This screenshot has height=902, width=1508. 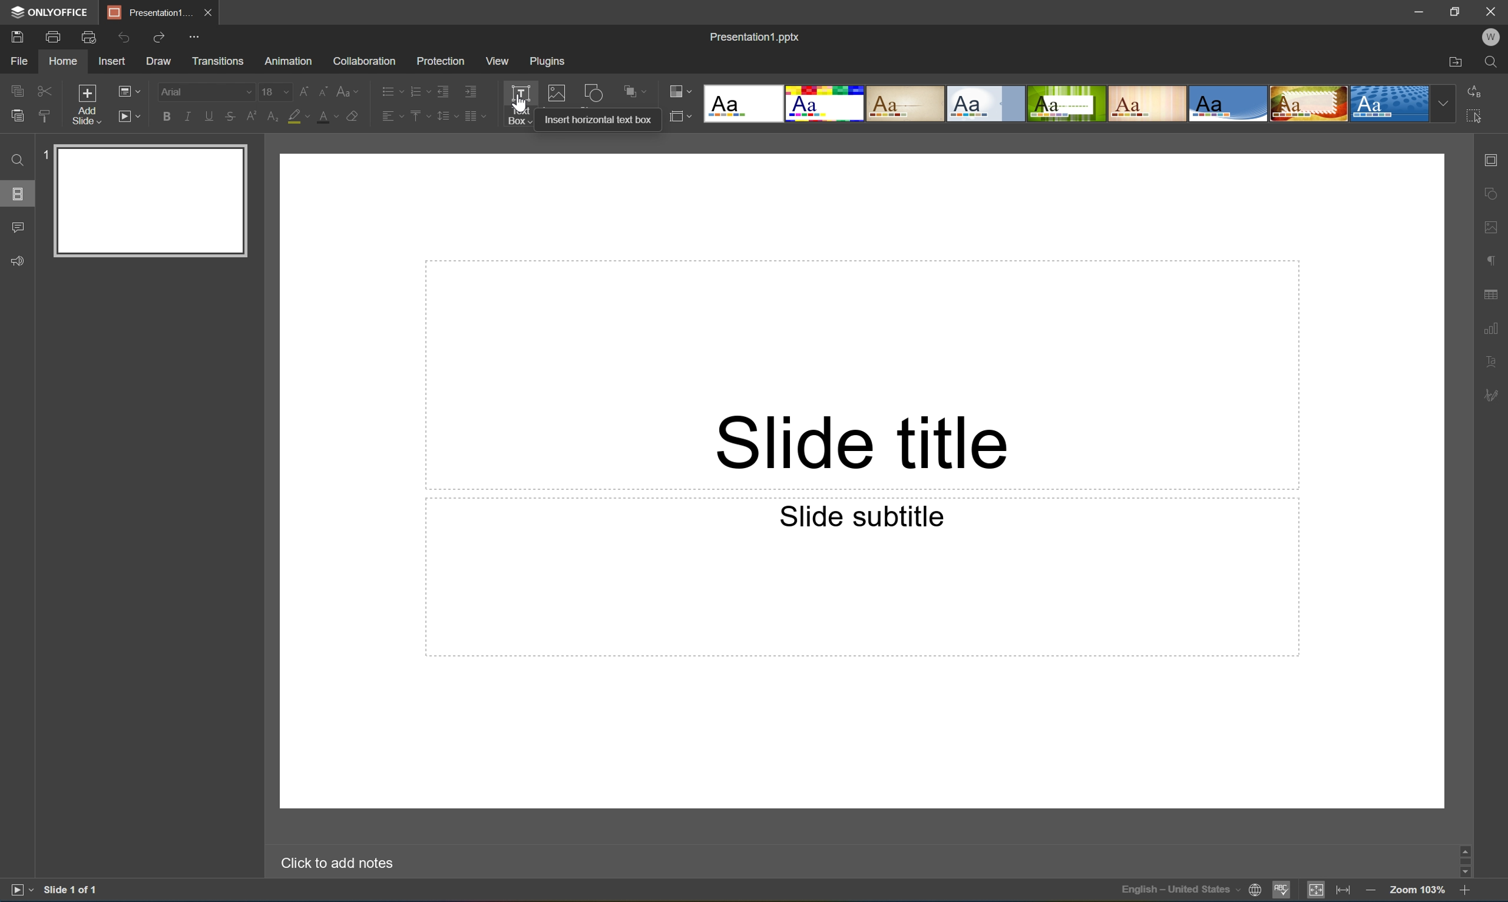 What do you see at coordinates (1457, 10) in the screenshot?
I see `Restore Down` at bounding box center [1457, 10].